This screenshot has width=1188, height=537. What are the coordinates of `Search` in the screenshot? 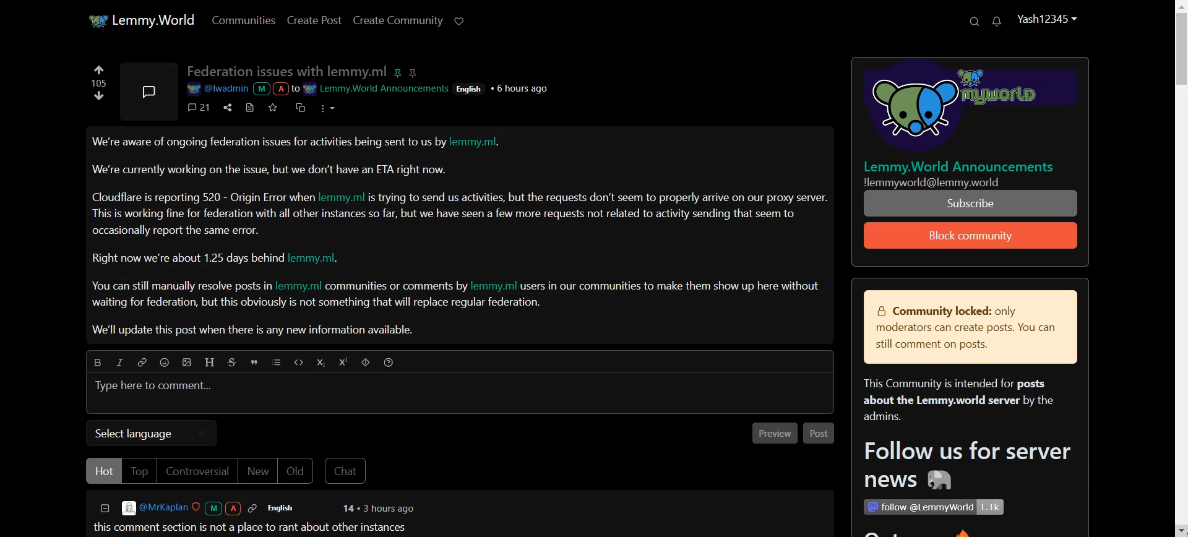 It's located at (974, 22).